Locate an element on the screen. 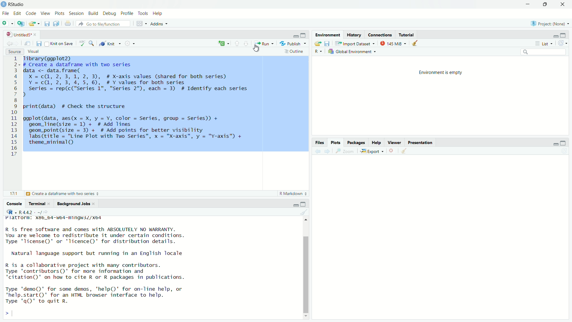 The height and width of the screenshot is (322, 572). Maximize is located at coordinates (303, 204).